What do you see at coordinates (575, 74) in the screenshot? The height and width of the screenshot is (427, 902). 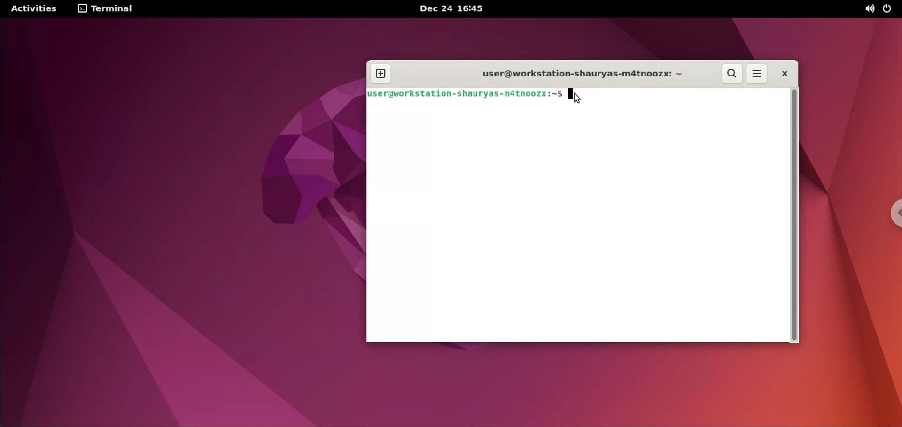 I see `user@workstation-shauyas-m4tnoozx: ~` at bounding box center [575, 74].